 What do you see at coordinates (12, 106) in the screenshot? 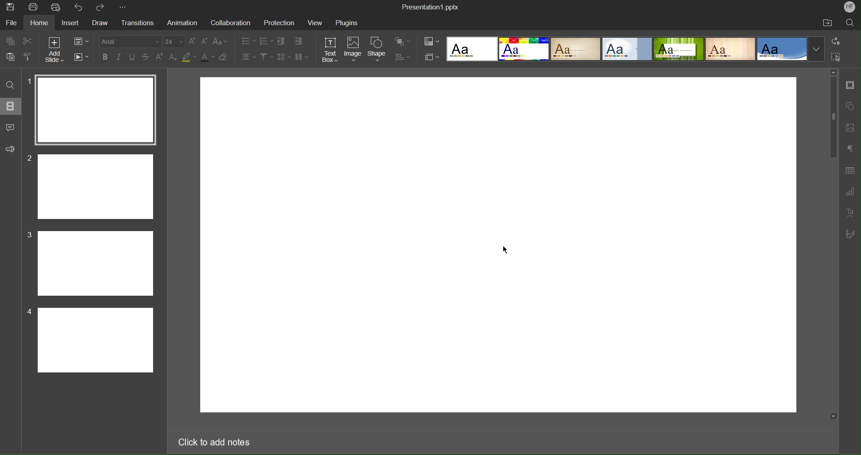
I see `Slides` at bounding box center [12, 106].